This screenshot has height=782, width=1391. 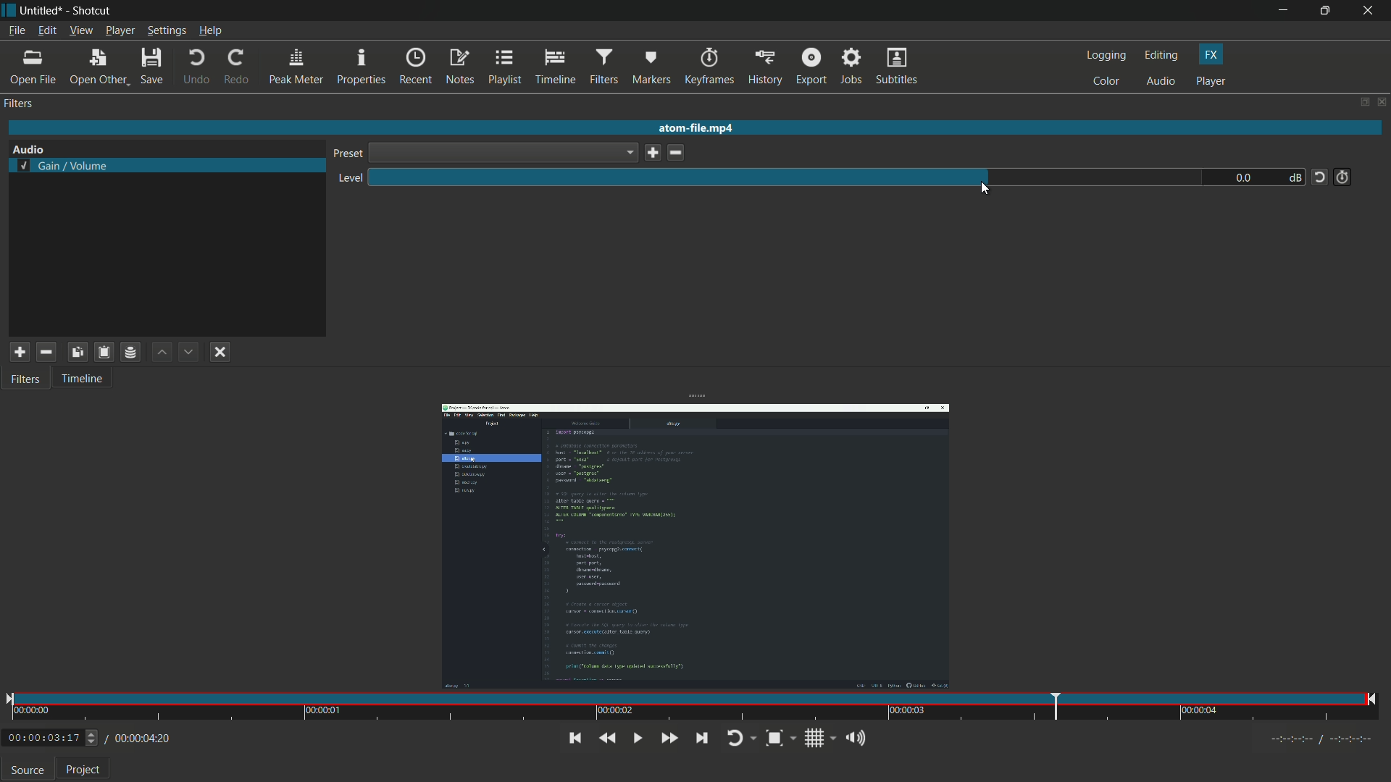 What do you see at coordinates (19, 352) in the screenshot?
I see `add filter` at bounding box center [19, 352].